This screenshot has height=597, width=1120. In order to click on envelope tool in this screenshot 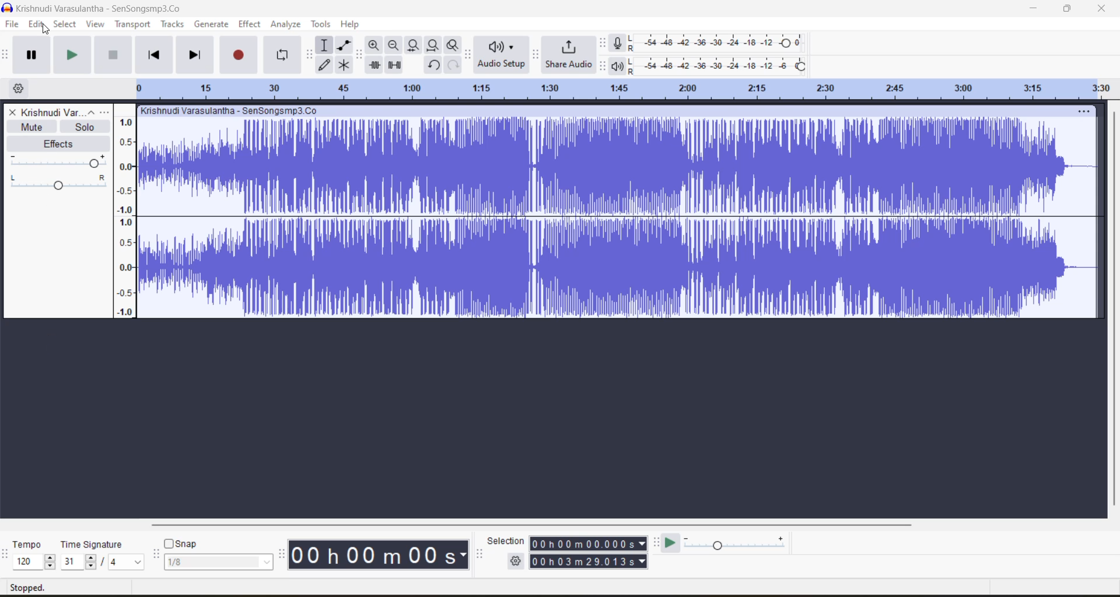, I will do `click(345, 45)`.